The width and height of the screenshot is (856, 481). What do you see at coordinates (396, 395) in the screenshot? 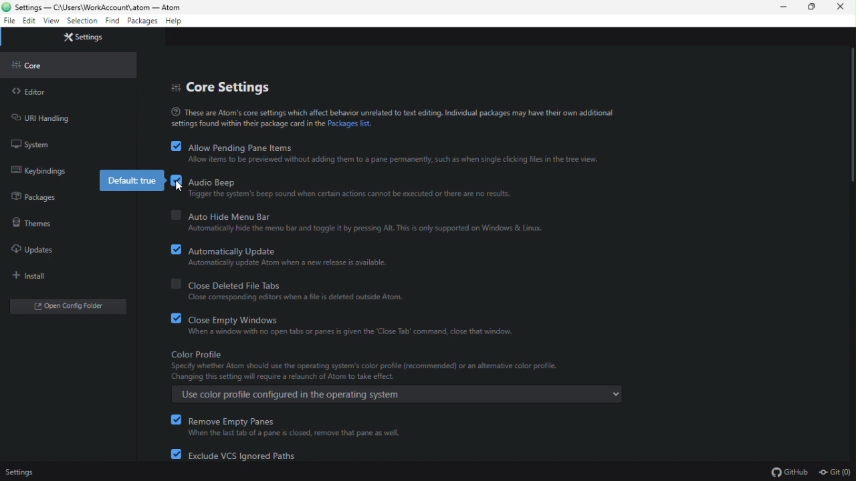
I see `Use color profile configured in the operating system` at bounding box center [396, 395].